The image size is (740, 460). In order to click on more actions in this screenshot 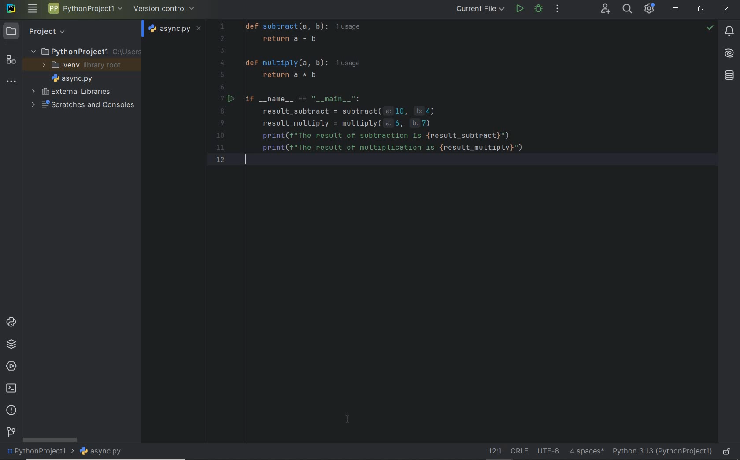, I will do `click(557, 9)`.